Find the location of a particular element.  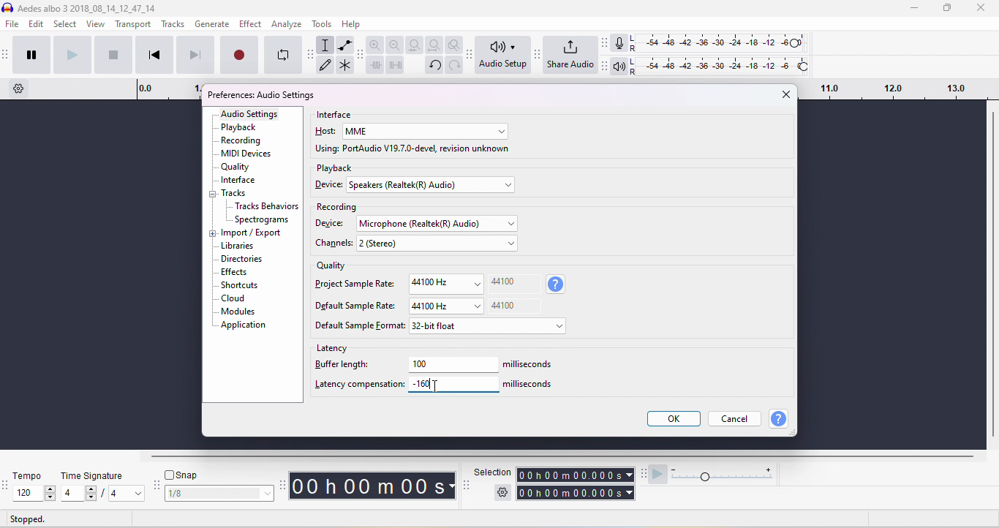

aedes albo 3 3 _2018_08_14_12_47_14 is located at coordinates (80, 8).